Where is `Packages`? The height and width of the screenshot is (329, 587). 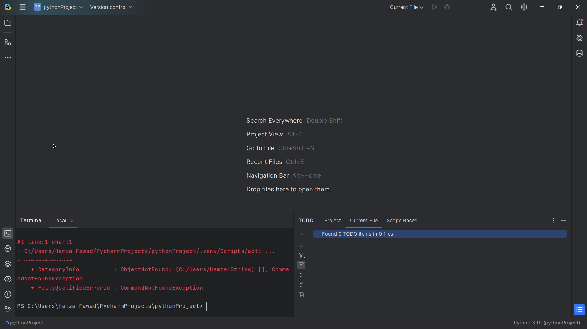 Packages is located at coordinates (7, 264).